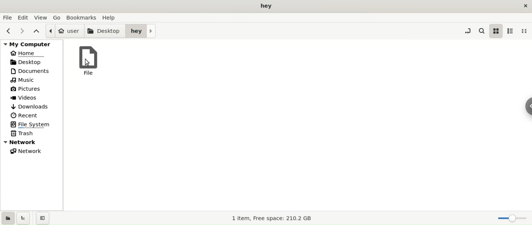 This screenshot has width=532, height=225. Describe the element at coordinates (57, 18) in the screenshot. I see `go` at that location.